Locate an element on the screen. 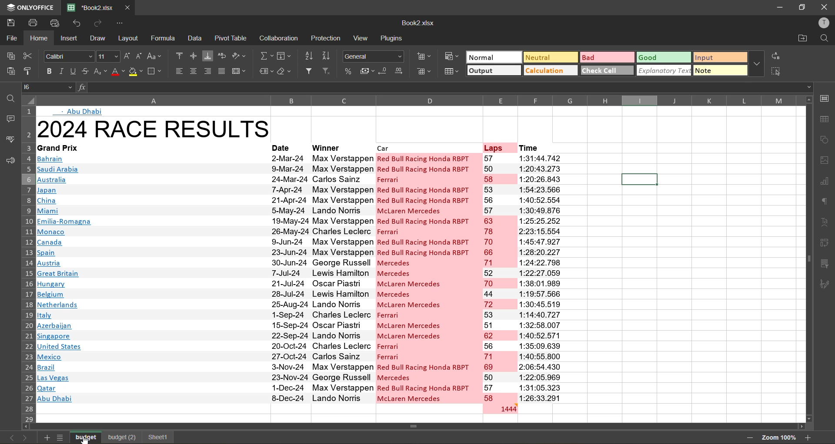  borders is located at coordinates (156, 71).